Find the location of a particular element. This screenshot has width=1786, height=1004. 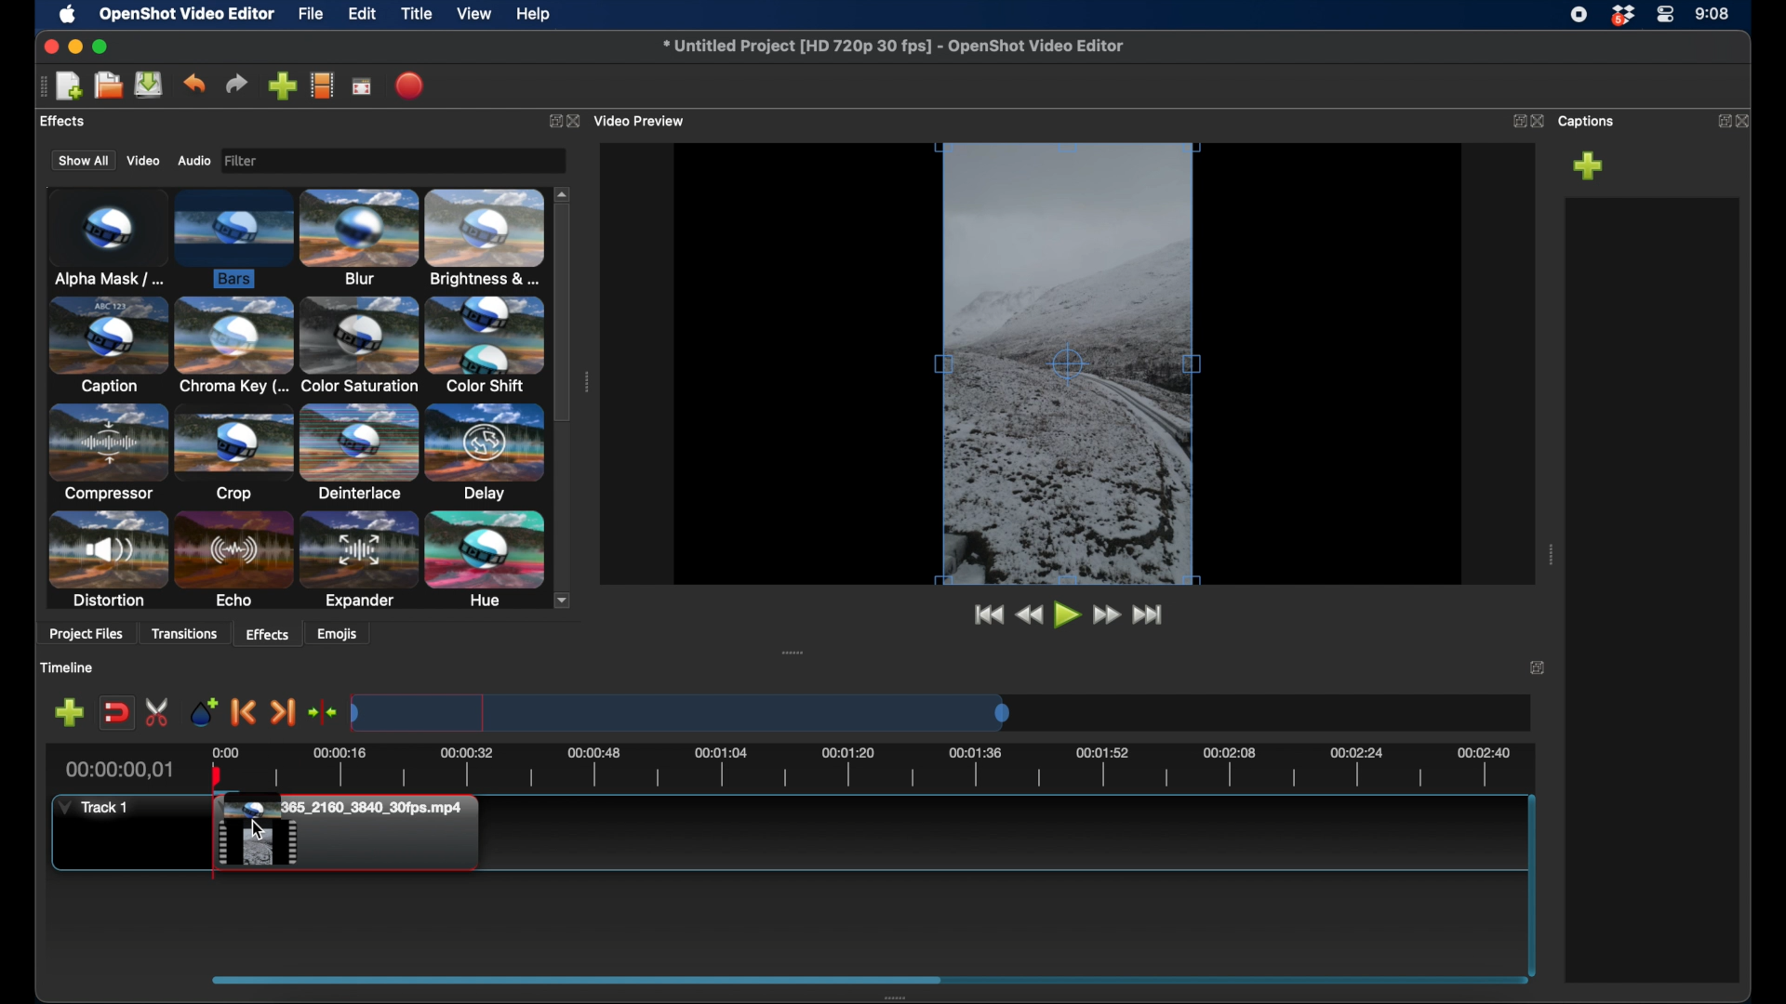

captions is located at coordinates (1589, 122).